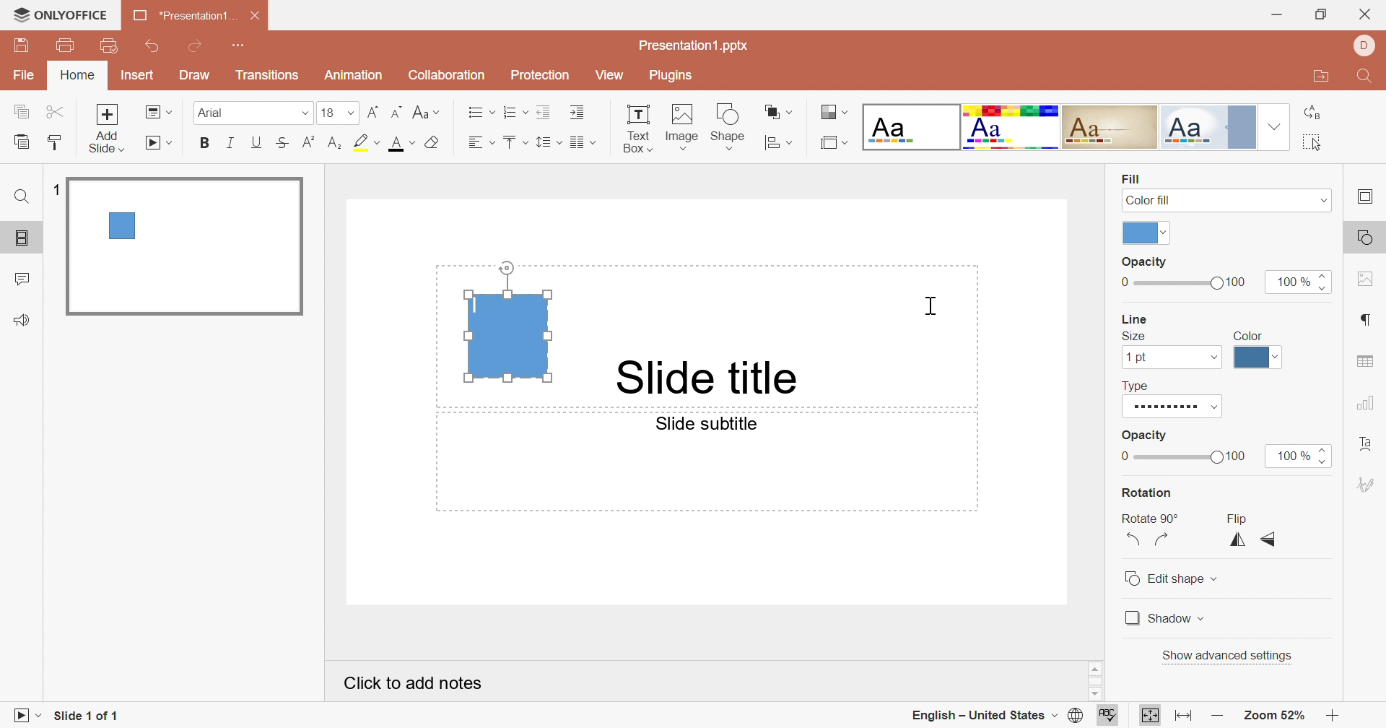 The height and width of the screenshot is (728, 1386). Describe the element at coordinates (1366, 282) in the screenshot. I see `Image settings` at that location.